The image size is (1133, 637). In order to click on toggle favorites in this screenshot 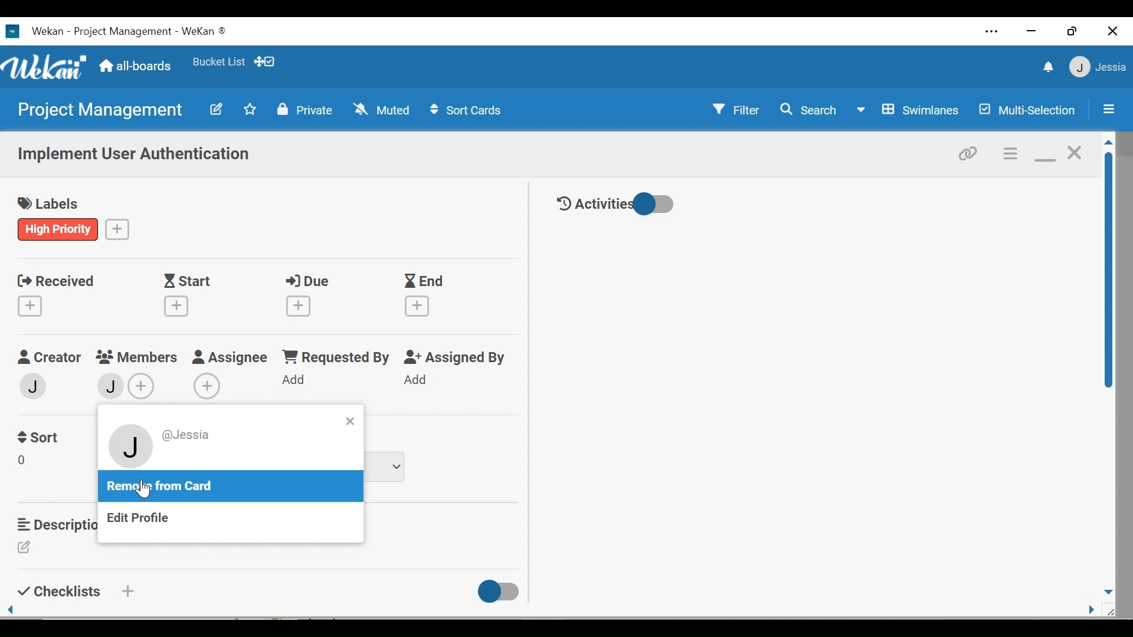, I will do `click(248, 110)`.